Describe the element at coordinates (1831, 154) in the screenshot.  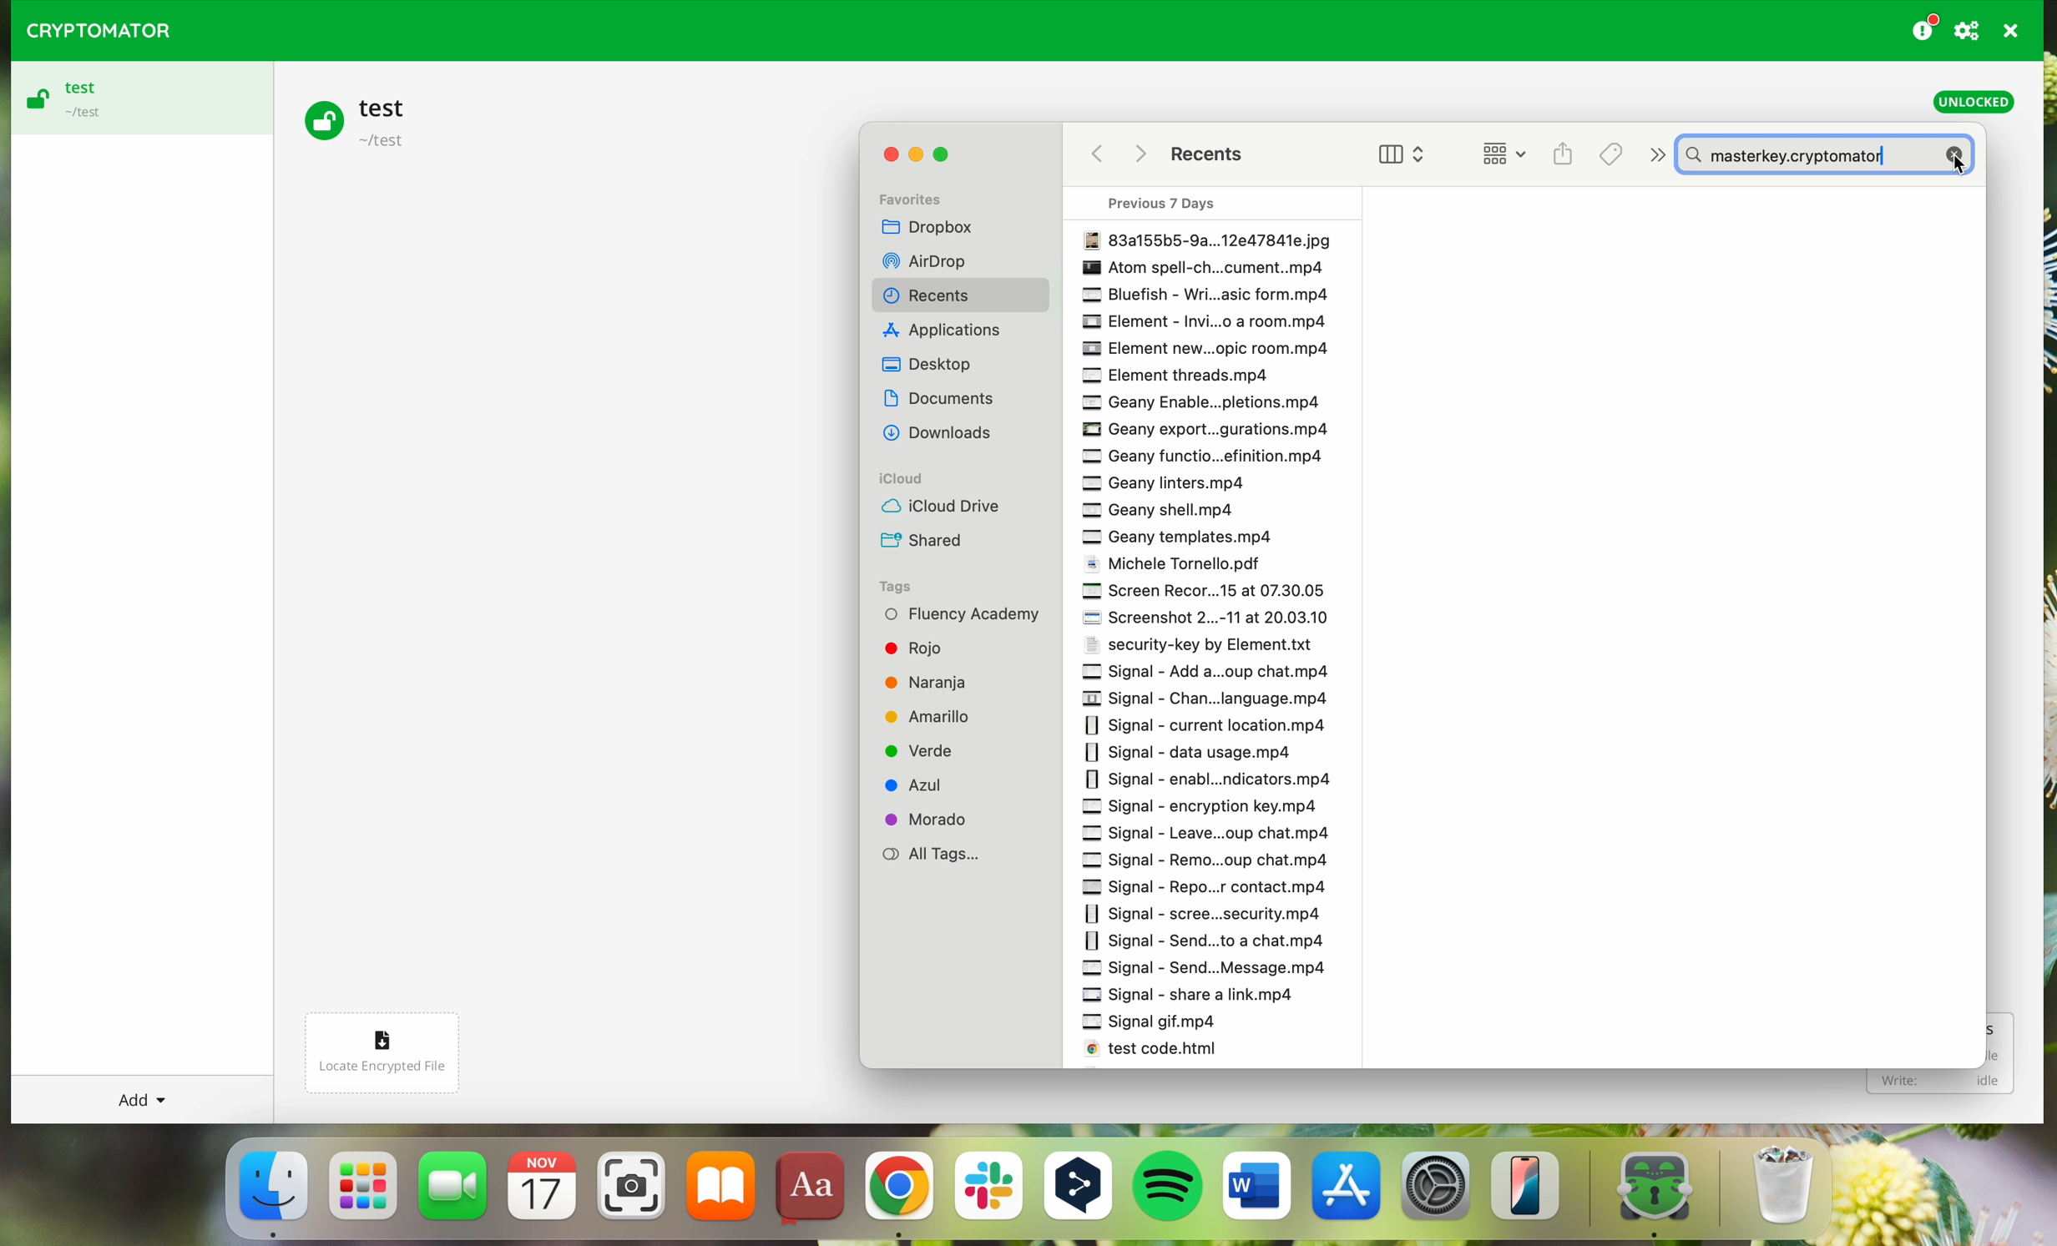
I see `masterkey.cryptomator` at that location.